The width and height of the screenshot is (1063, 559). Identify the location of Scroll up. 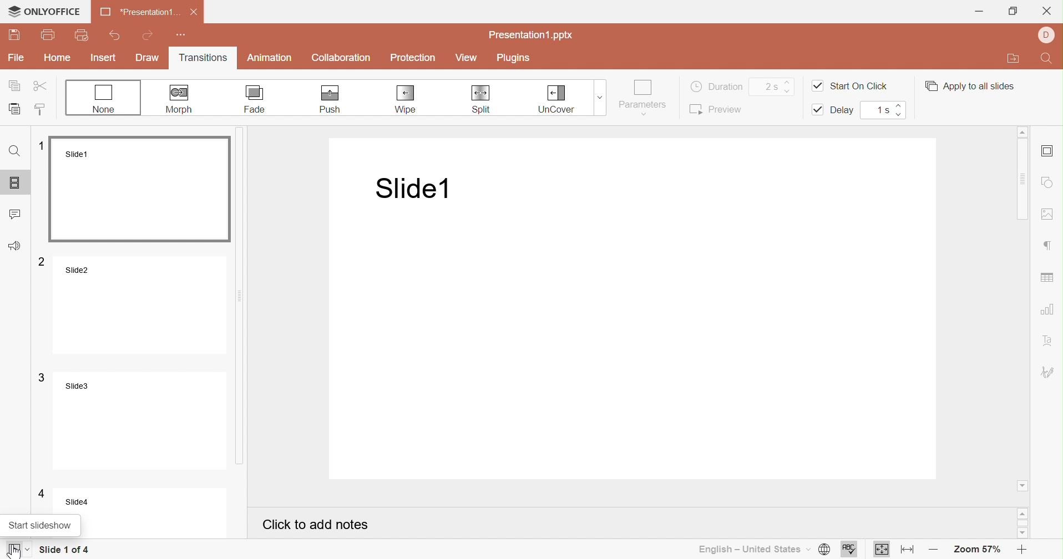
(1025, 132).